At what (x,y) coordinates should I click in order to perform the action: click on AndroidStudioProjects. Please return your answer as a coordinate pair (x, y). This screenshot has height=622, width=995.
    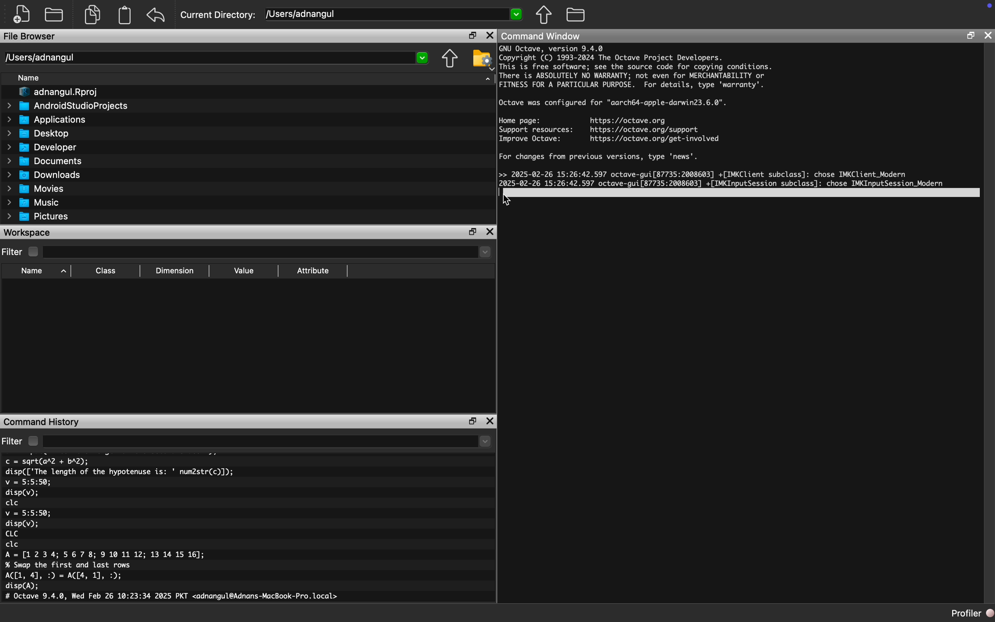
    Looking at the image, I should click on (67, 107).